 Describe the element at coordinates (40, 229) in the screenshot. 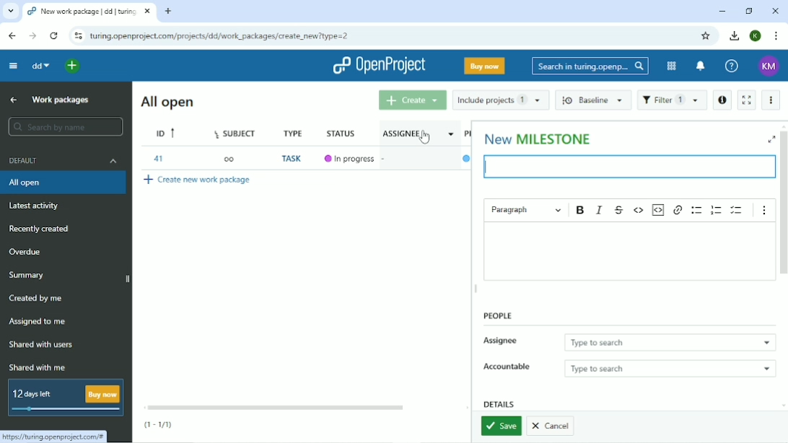

I see `Recently created` at that location.